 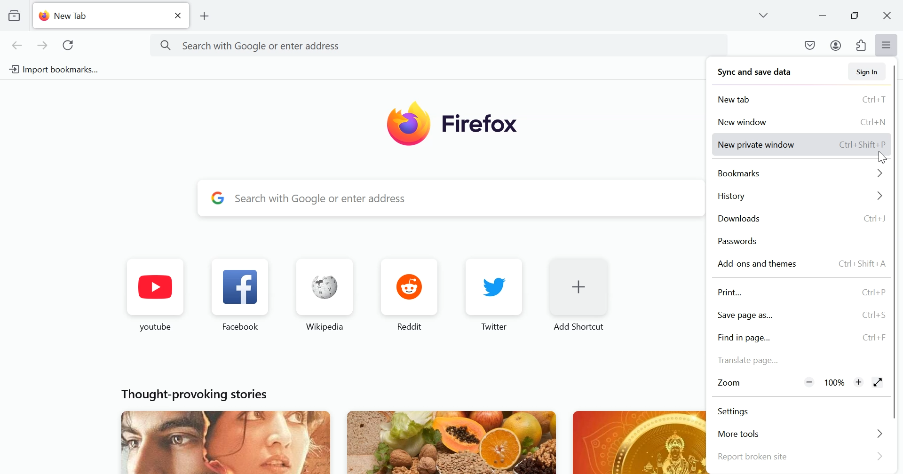 I want to click on downloads, so click(x=801, y=220).